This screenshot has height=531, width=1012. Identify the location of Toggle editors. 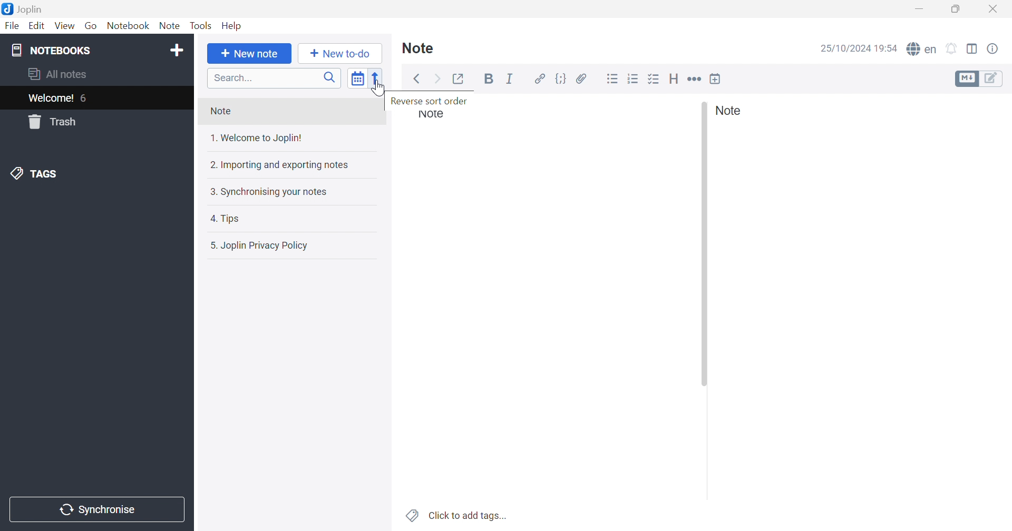
(966, 79).